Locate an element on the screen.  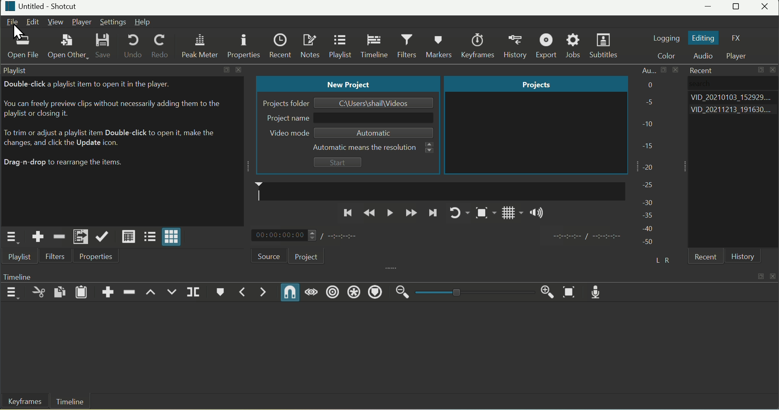
Maximize is located at coordinates (737, 8).